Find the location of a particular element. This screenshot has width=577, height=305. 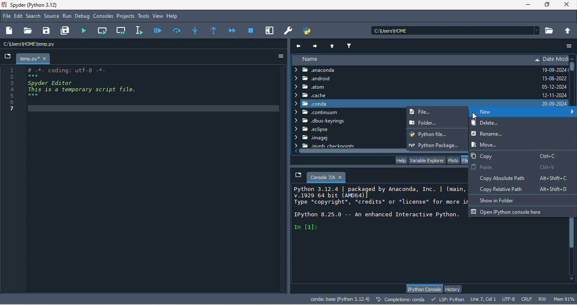

plots is located at coordinates (454, 160).